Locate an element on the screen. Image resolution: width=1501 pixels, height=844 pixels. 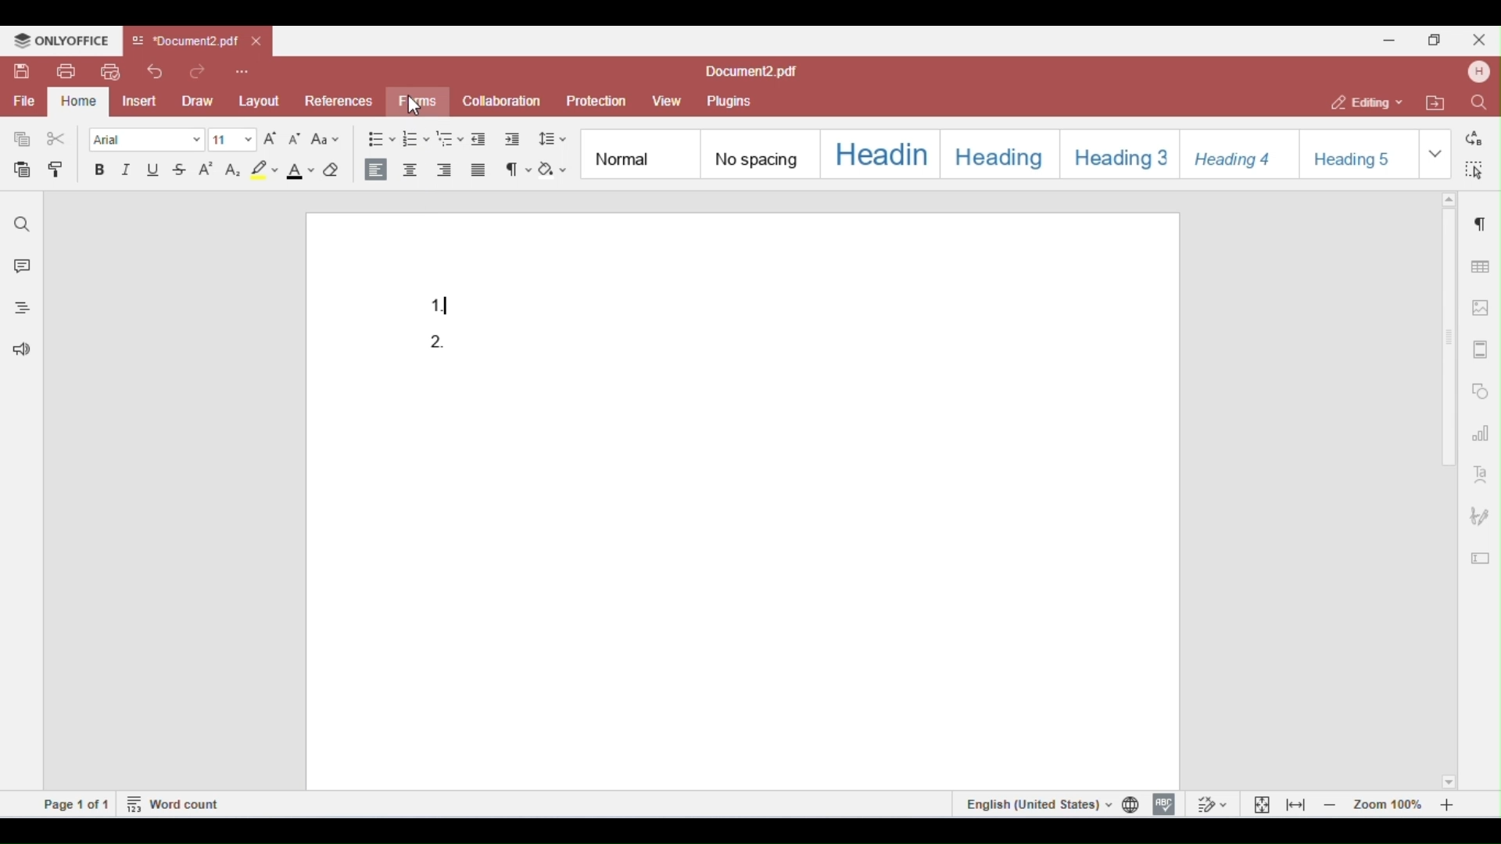
minimize is located at coordinates (1389, 38).